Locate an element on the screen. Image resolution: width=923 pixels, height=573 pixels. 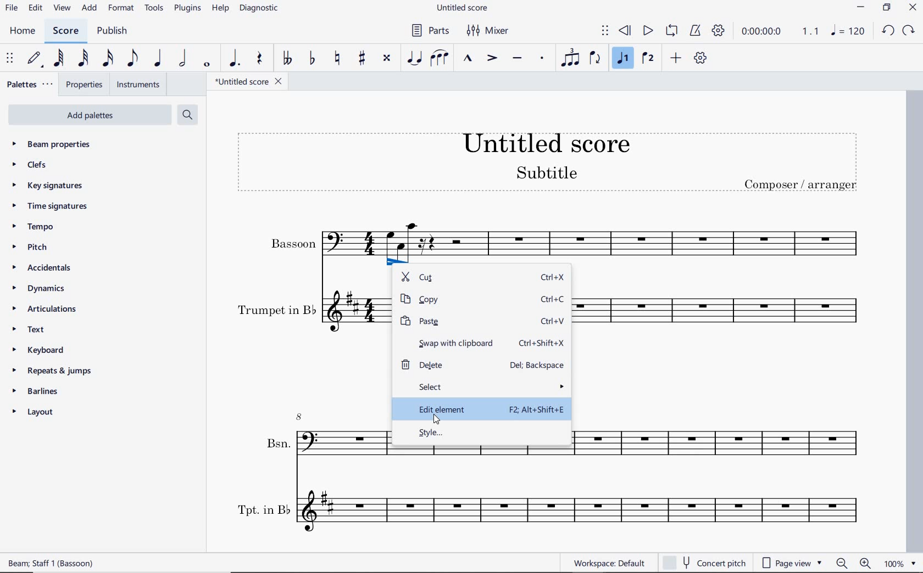
Trumpet in B is located at coordinates (311, 319).